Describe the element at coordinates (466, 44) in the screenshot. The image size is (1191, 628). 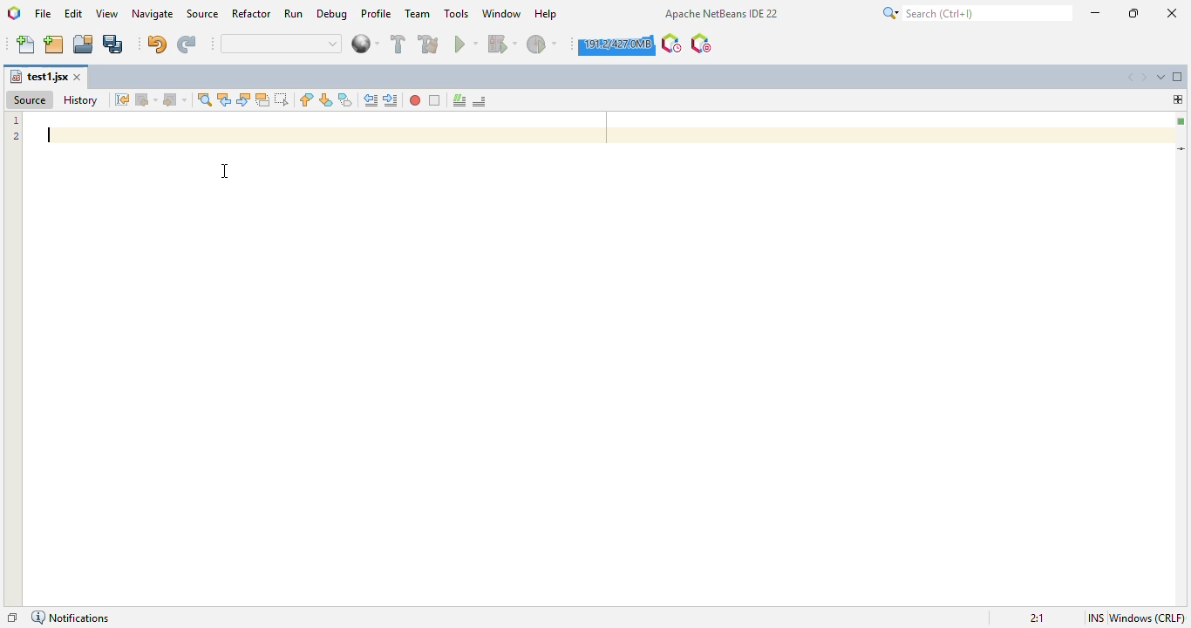
I see `run project` at that location.